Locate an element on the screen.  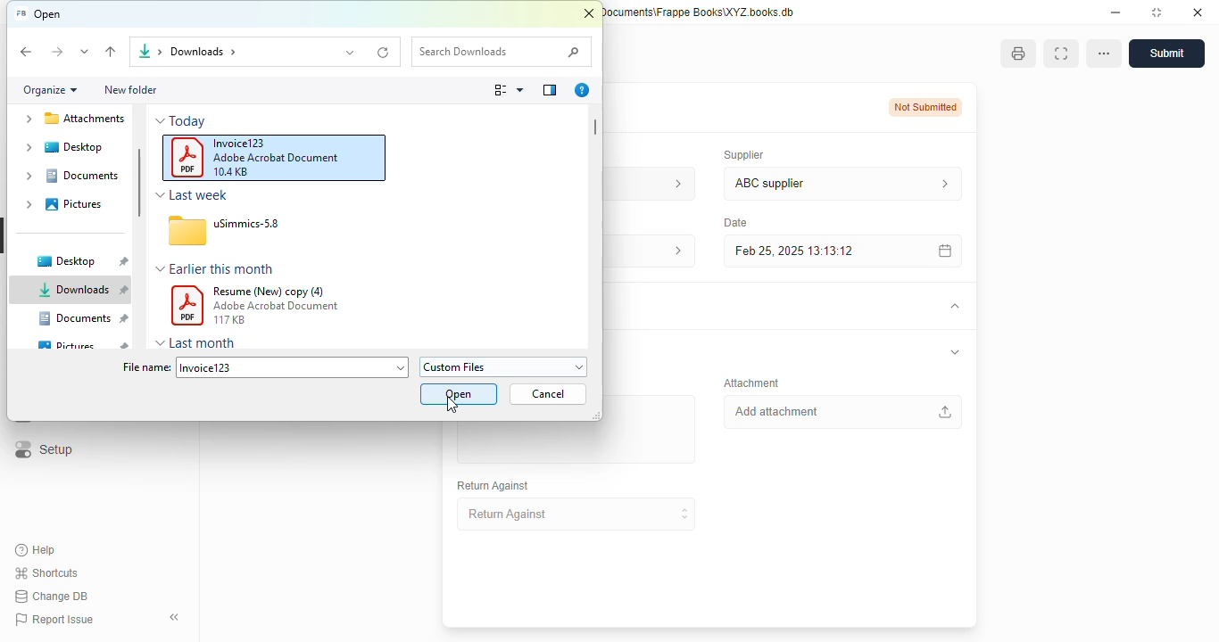
scroll bar is located at coordinates (140, 182).